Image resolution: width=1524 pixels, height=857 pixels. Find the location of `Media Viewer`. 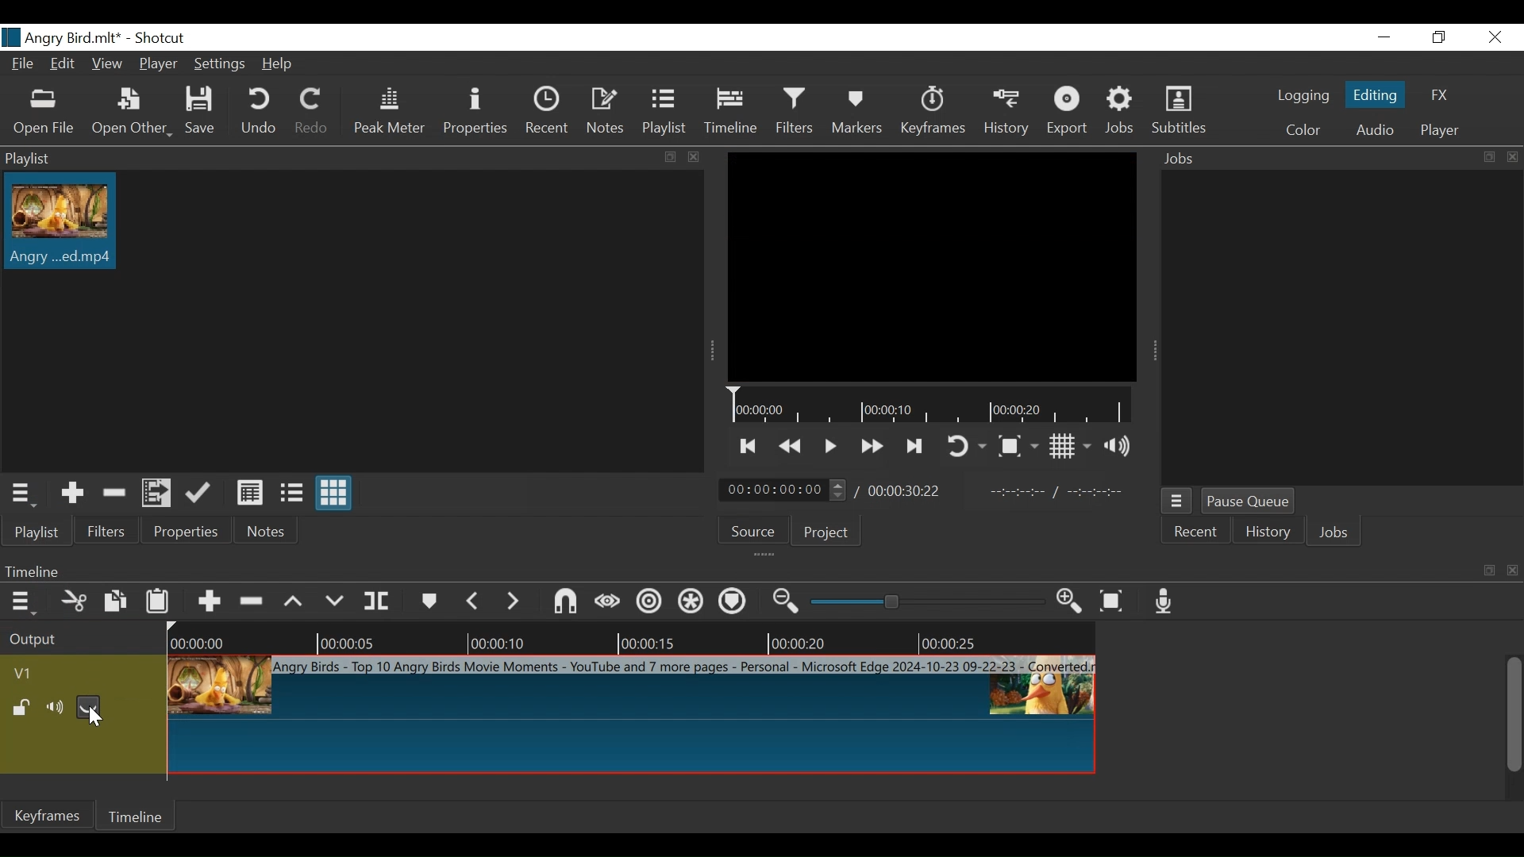

Media Viewer is located at coordinates (931, 267).